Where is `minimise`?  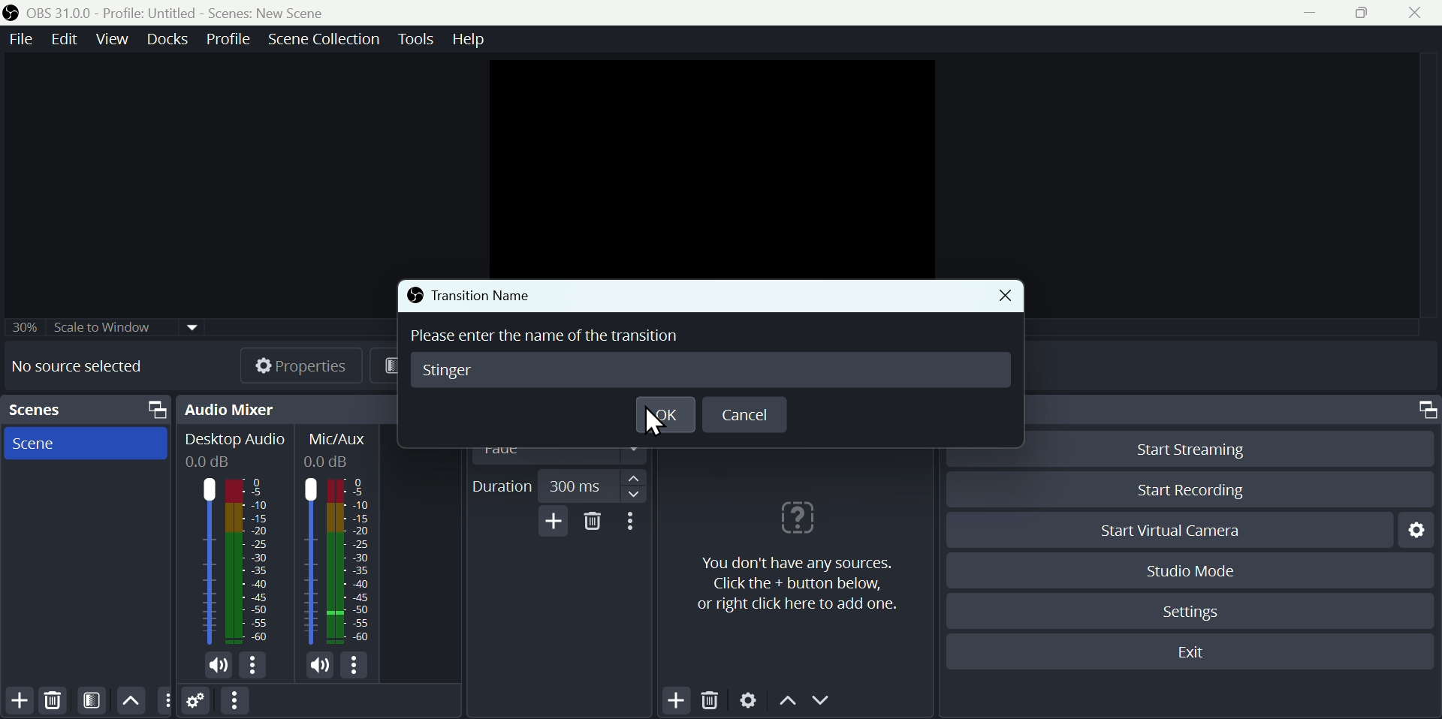 minimise is located at coordinates (1315, 13).